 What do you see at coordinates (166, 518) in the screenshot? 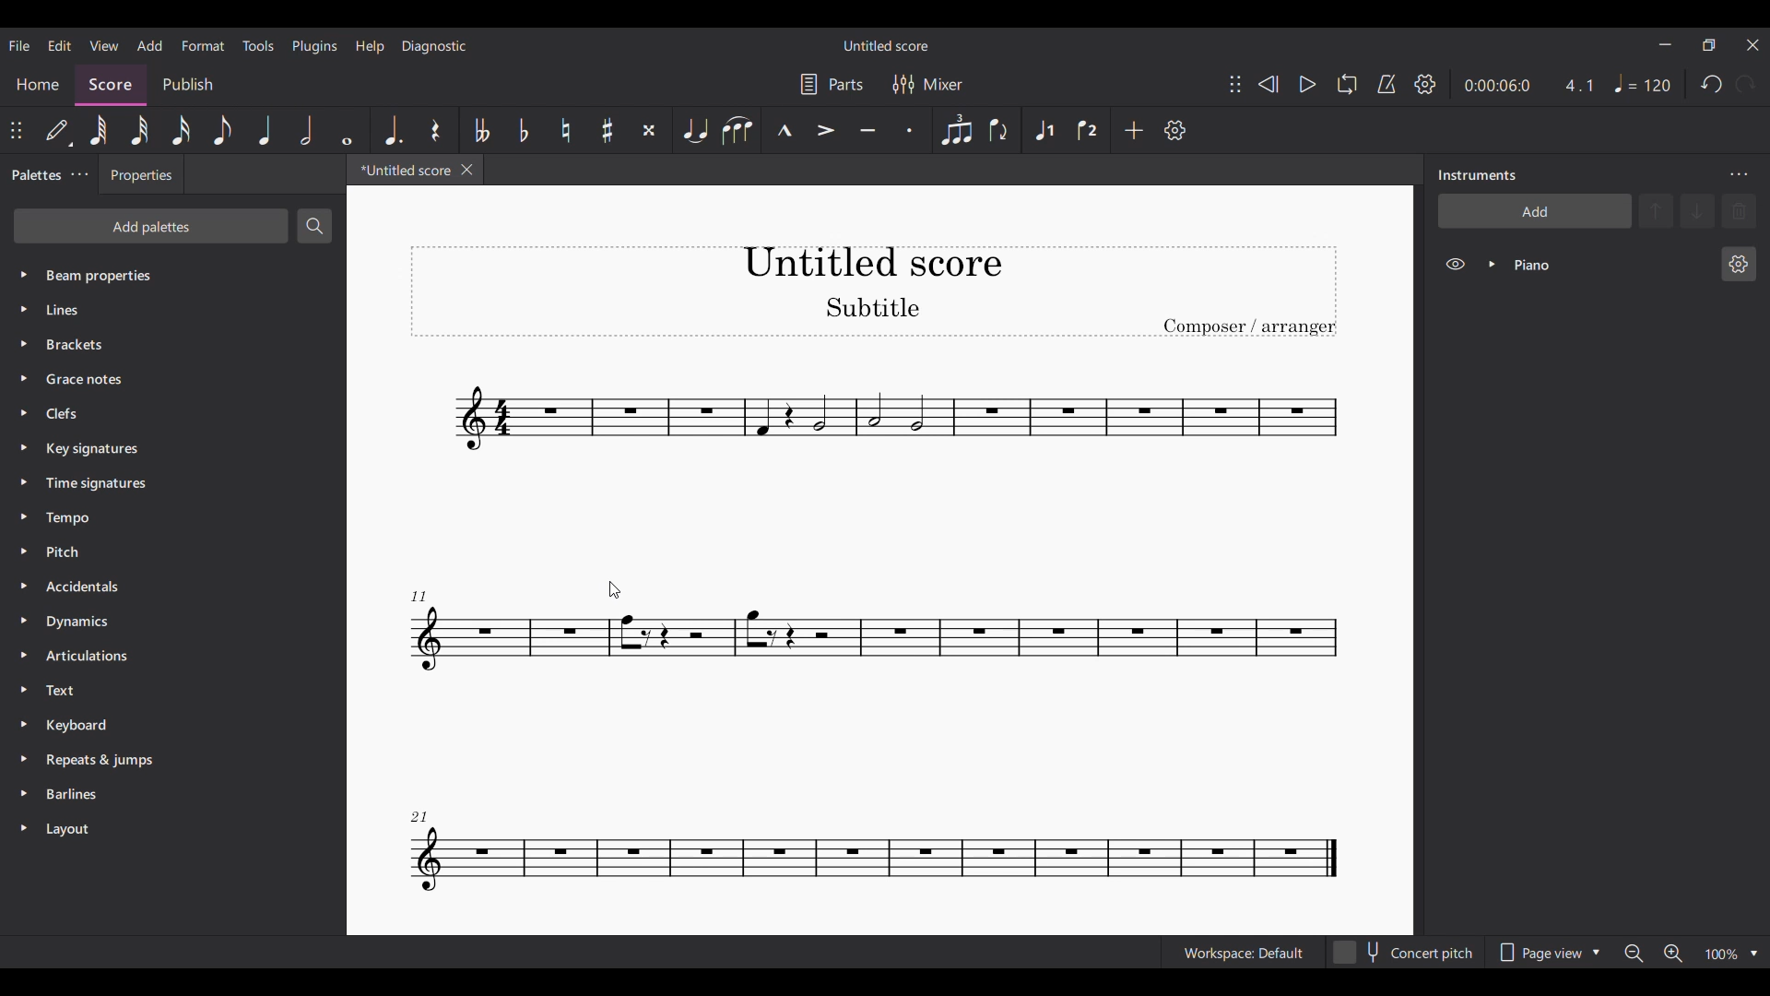
I see `Tempo` at bounding box center [166, 518].